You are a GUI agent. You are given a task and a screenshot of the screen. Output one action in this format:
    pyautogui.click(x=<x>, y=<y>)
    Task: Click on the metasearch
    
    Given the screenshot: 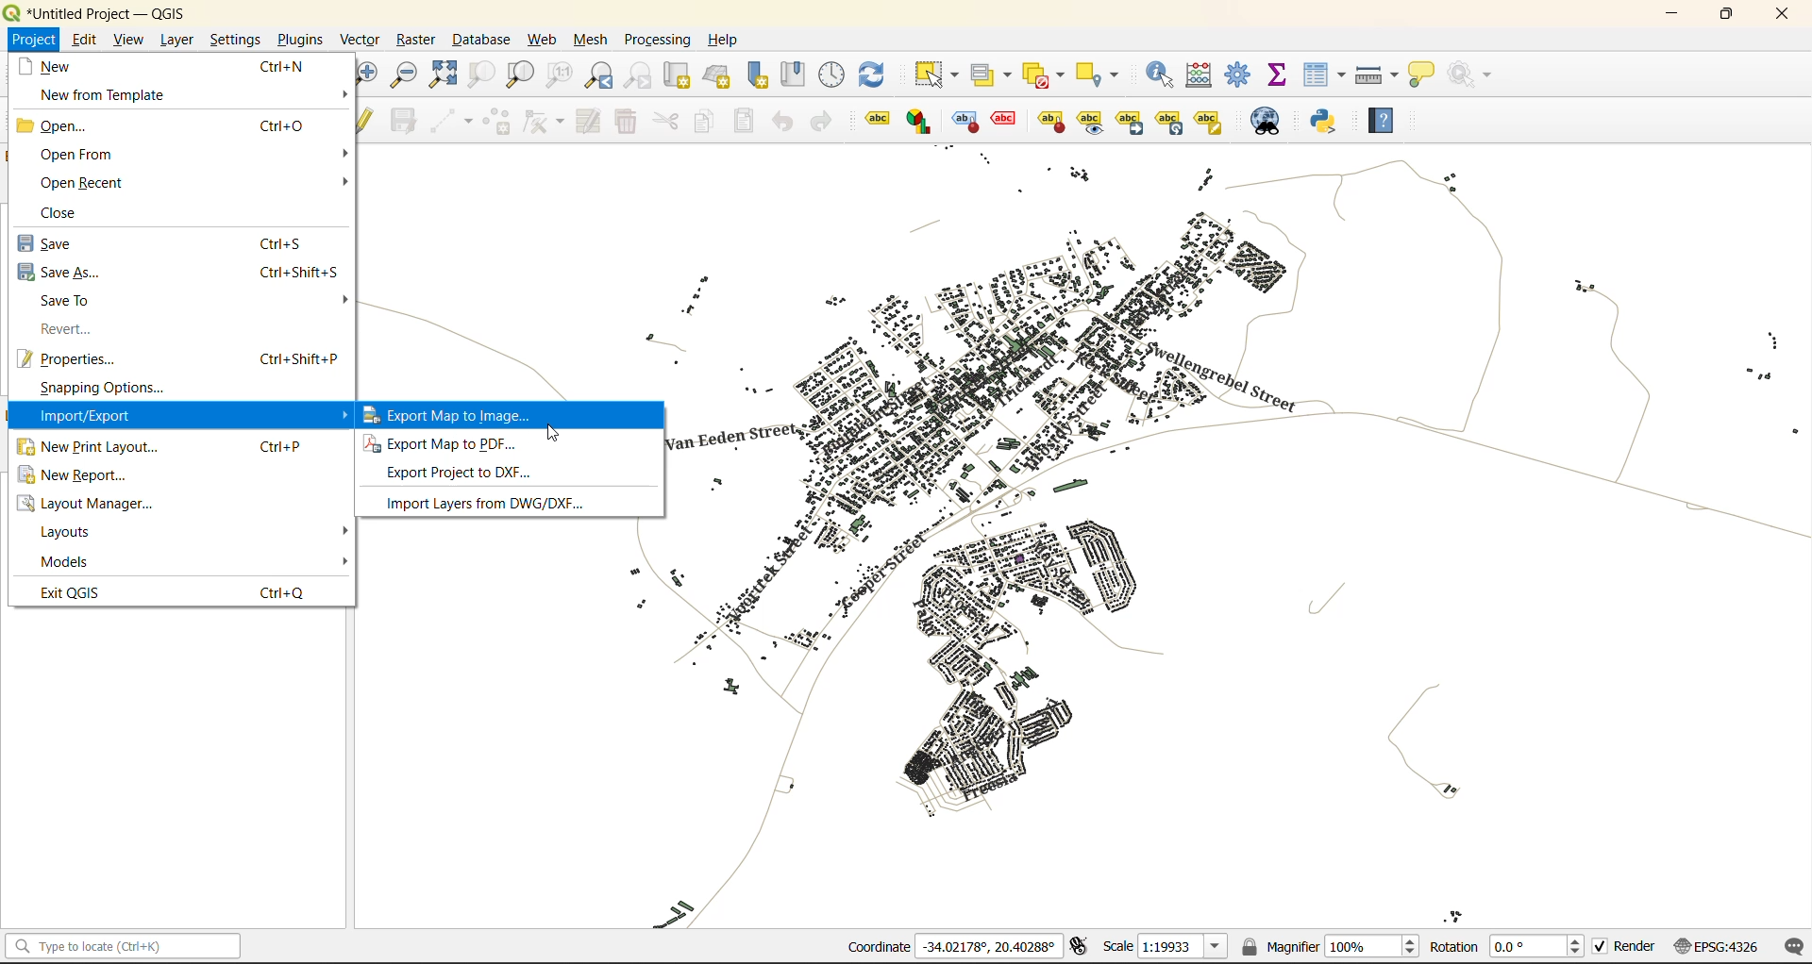 What is the action you would take?
    pyautogui.click(x=1267, y=121)
    